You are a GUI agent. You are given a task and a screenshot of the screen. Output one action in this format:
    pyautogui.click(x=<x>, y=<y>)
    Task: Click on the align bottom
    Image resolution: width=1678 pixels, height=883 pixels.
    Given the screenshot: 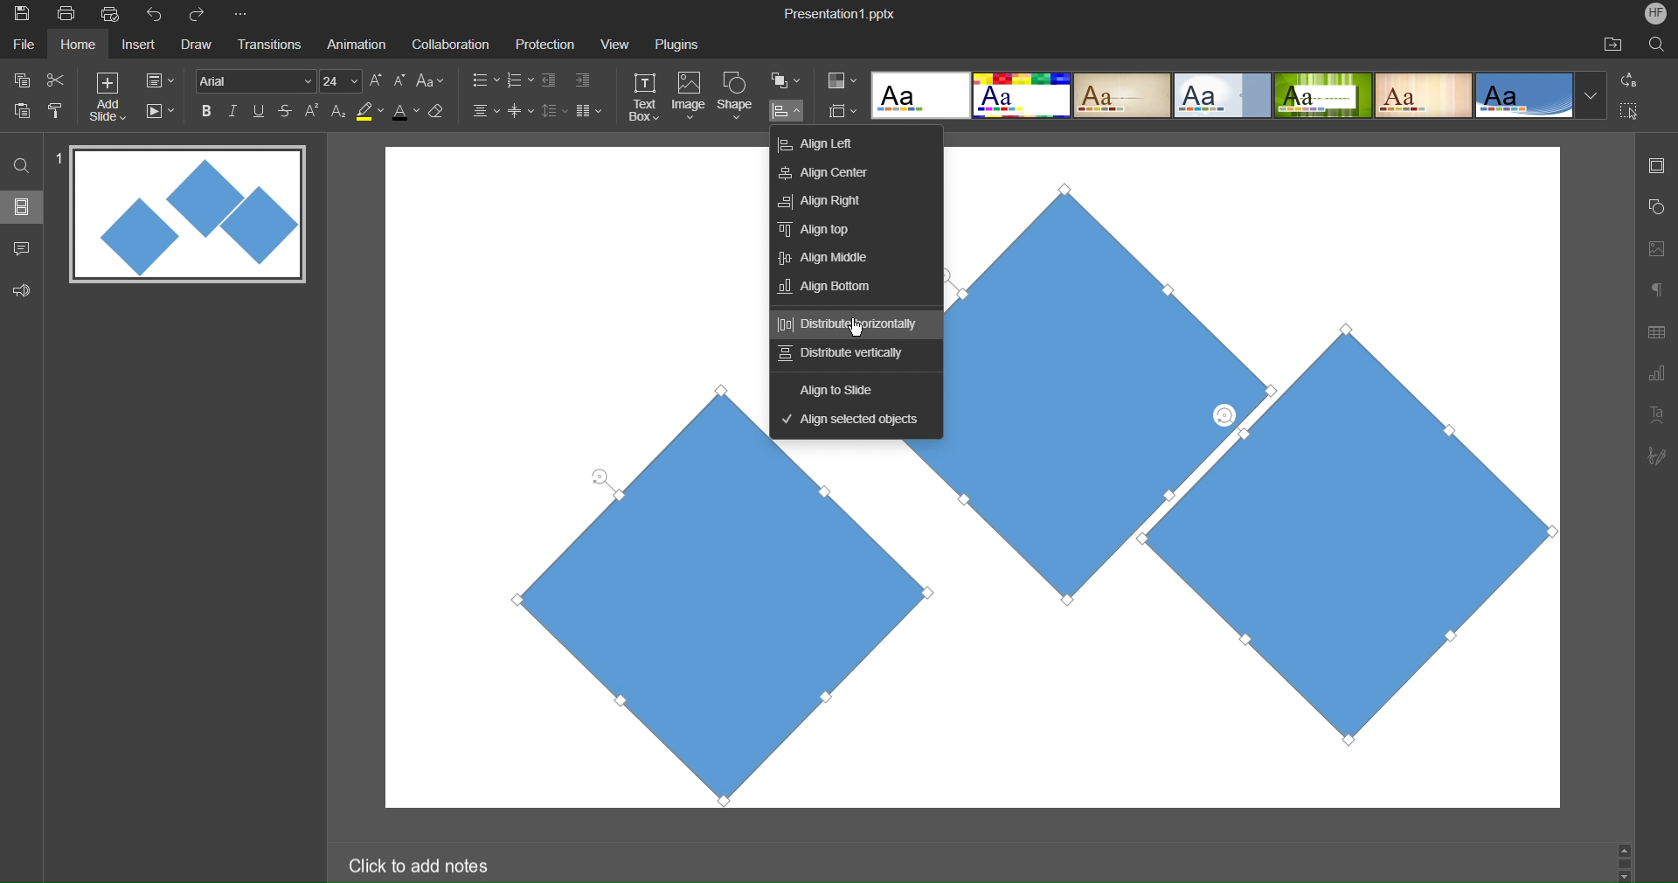 What is the action you would take?
    pyautogui.click(x=849, y=284)
    